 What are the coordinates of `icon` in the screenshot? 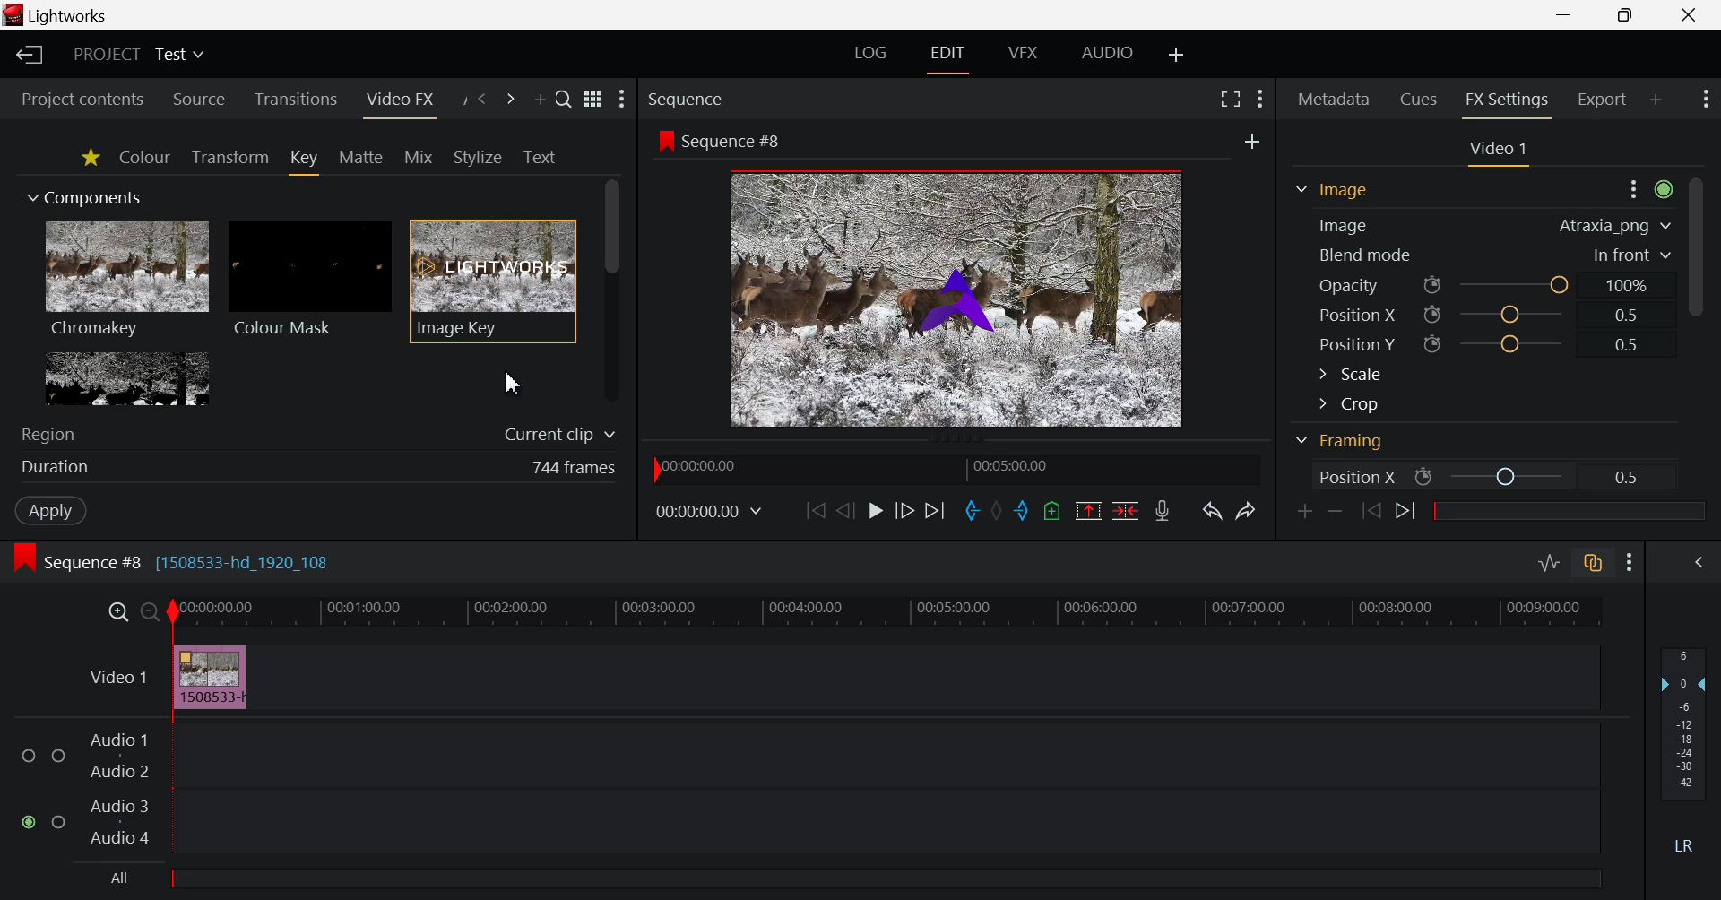 It's located at (1424, 475).